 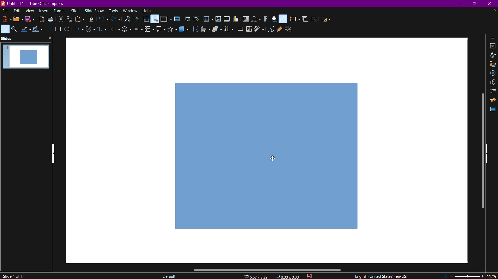 What do you see at coordinates (268, 269) in the screenshot?
I see `Scrollbar` at bounding box center [268, 269].